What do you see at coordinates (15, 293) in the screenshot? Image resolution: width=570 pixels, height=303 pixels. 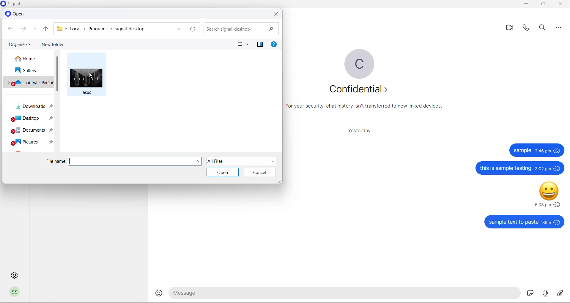 I see `profile` at bounding box center [15, 293].